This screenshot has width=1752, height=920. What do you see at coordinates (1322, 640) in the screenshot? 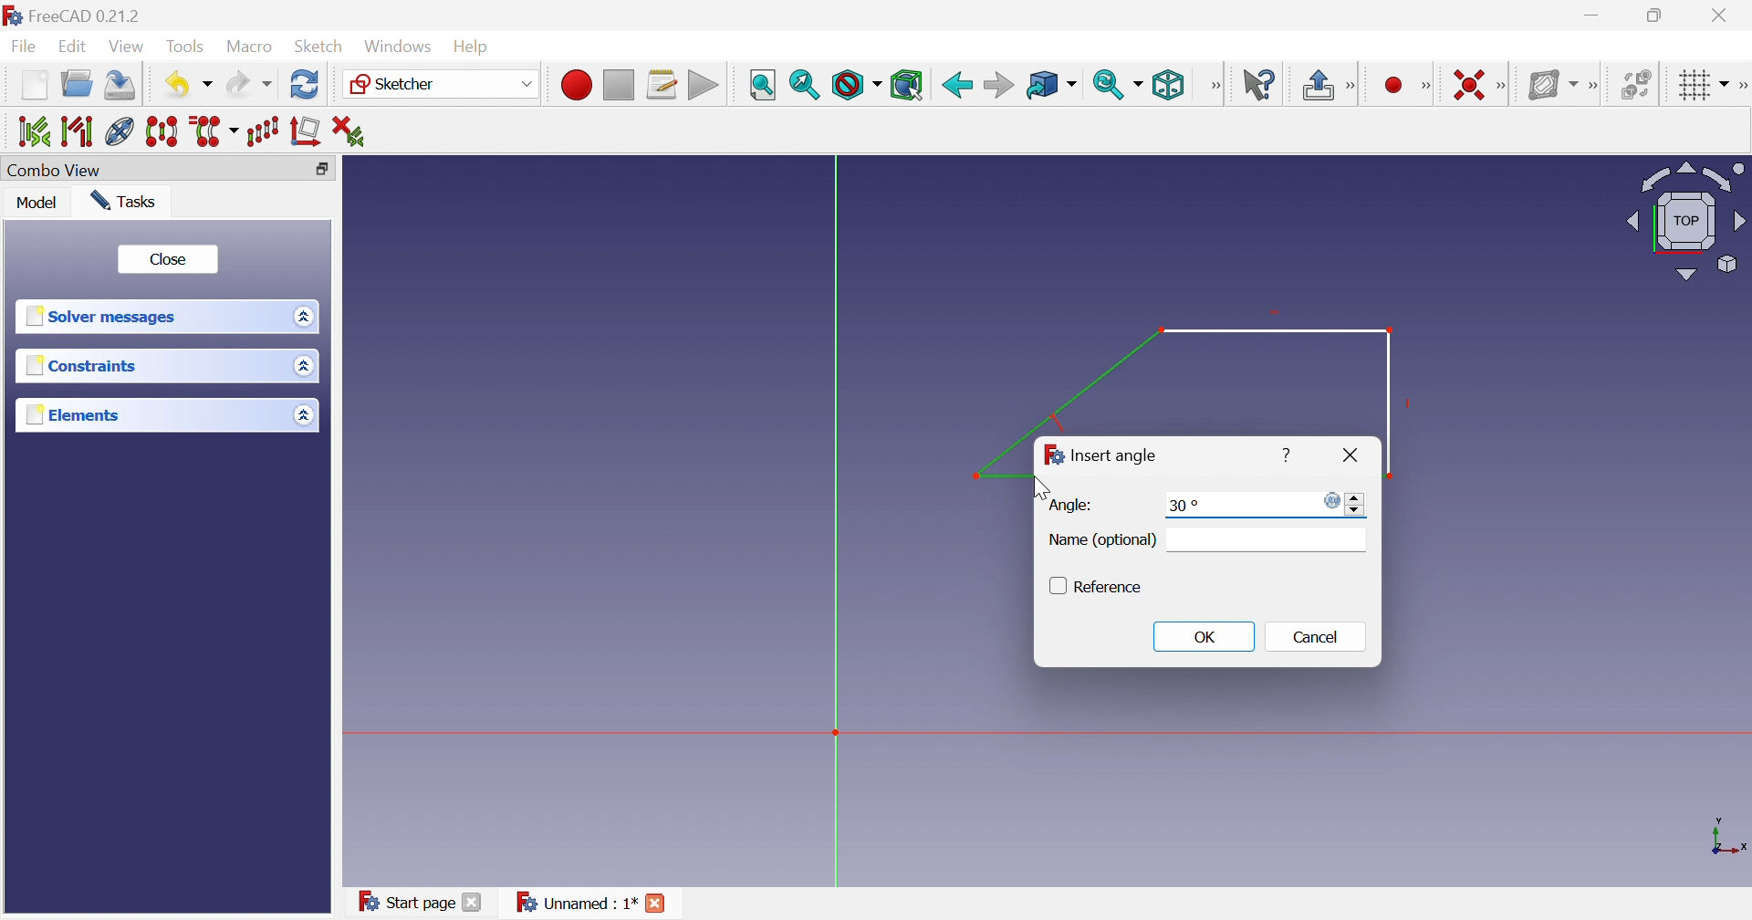
I see `Cancel` at bounding box center [1322, 640].